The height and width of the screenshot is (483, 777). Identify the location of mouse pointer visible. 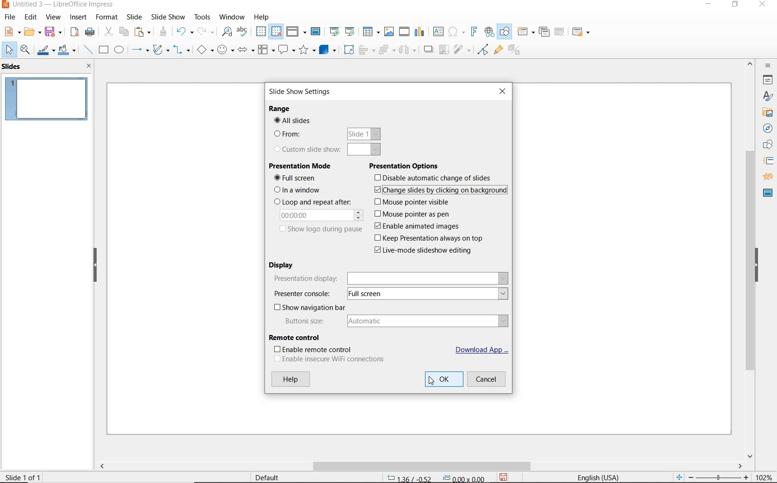
(413, 202).